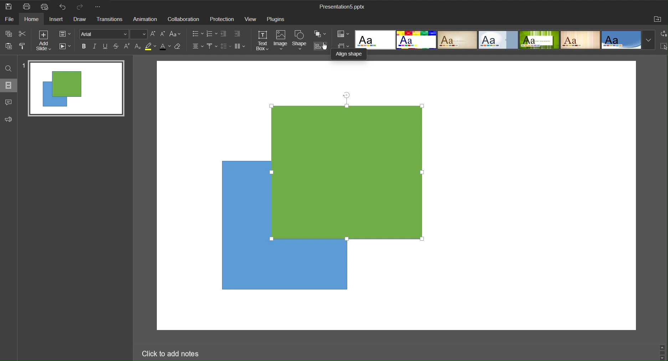 The image size is (668, 361). I want to click on Templates, so click(513, 40).